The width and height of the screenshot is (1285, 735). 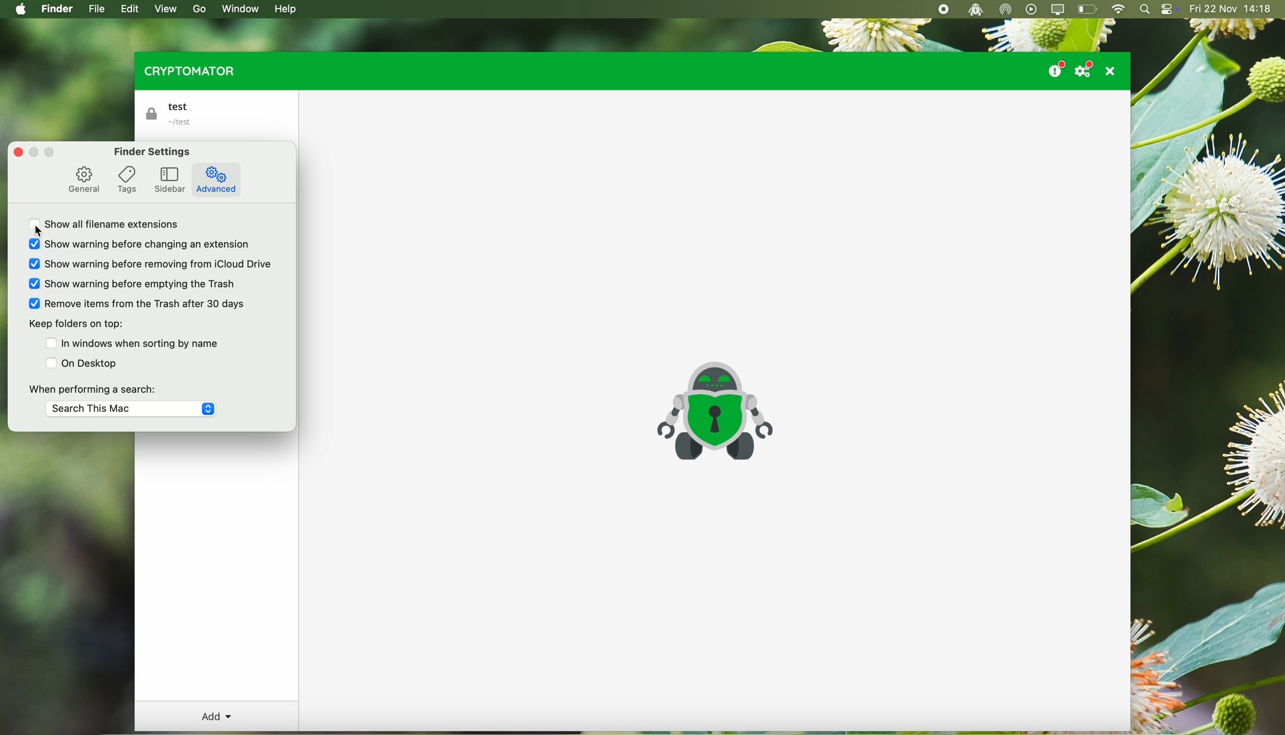 What do you see at coordinates (41, 232) in the screenshot?
I see `Cursor ` at bounding box center [41, 232].